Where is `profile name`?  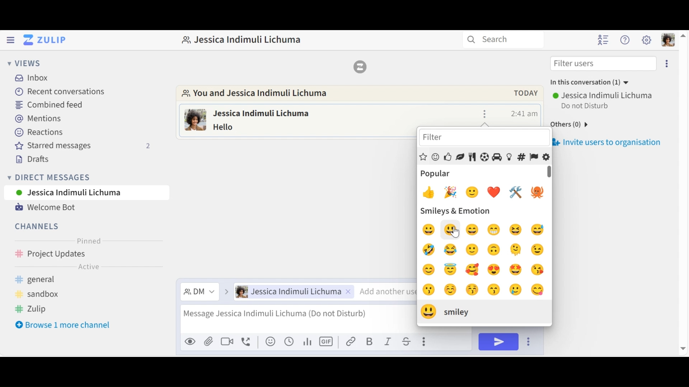
profile name is located at coordinates (241, 39).